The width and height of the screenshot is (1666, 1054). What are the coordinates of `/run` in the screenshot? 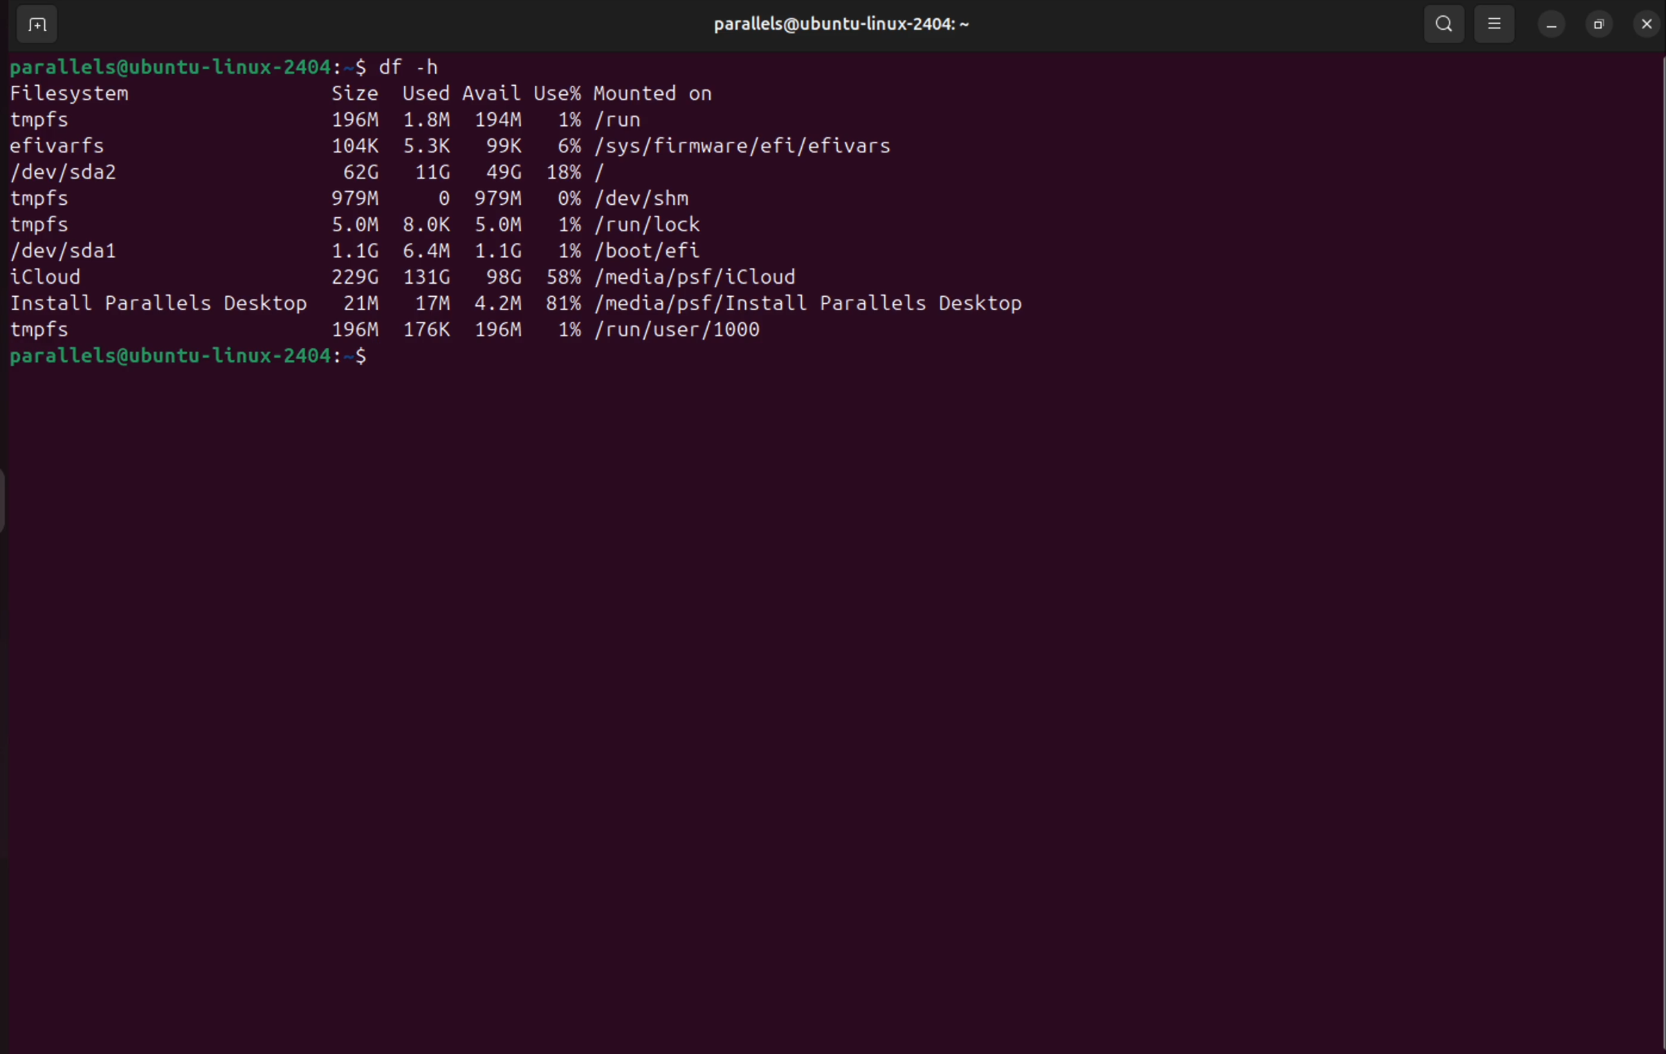 It's located at (648, 122).